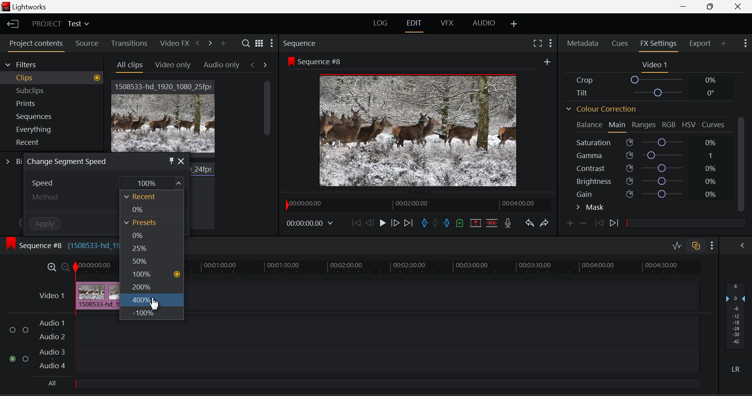  I want to click on Export, so click(700, 44).